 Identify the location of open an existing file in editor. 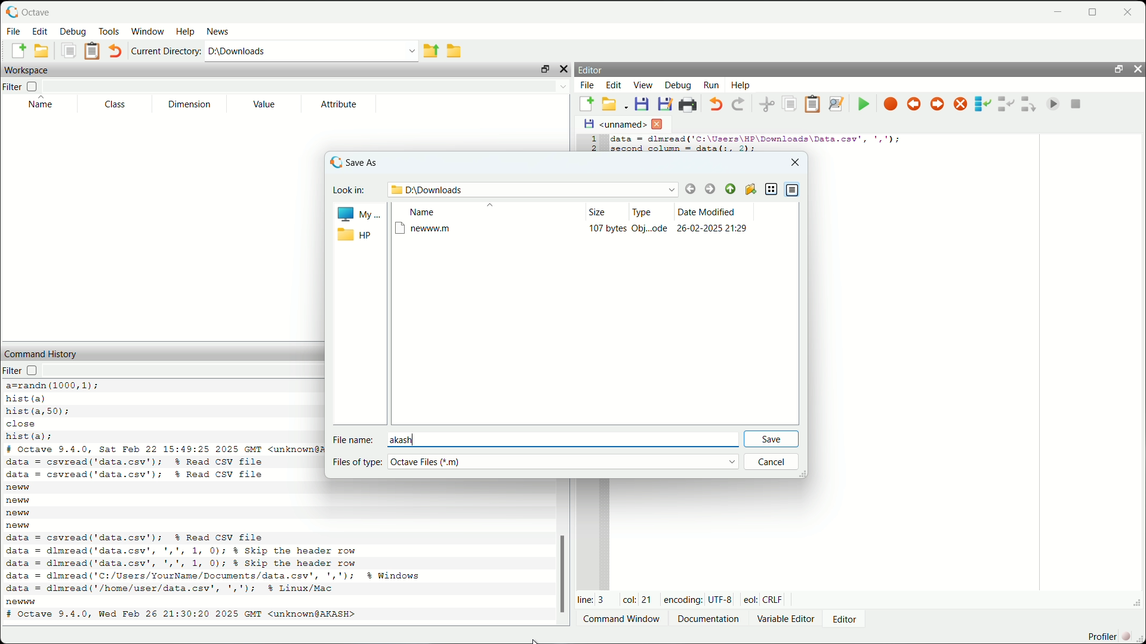
(44, 51).